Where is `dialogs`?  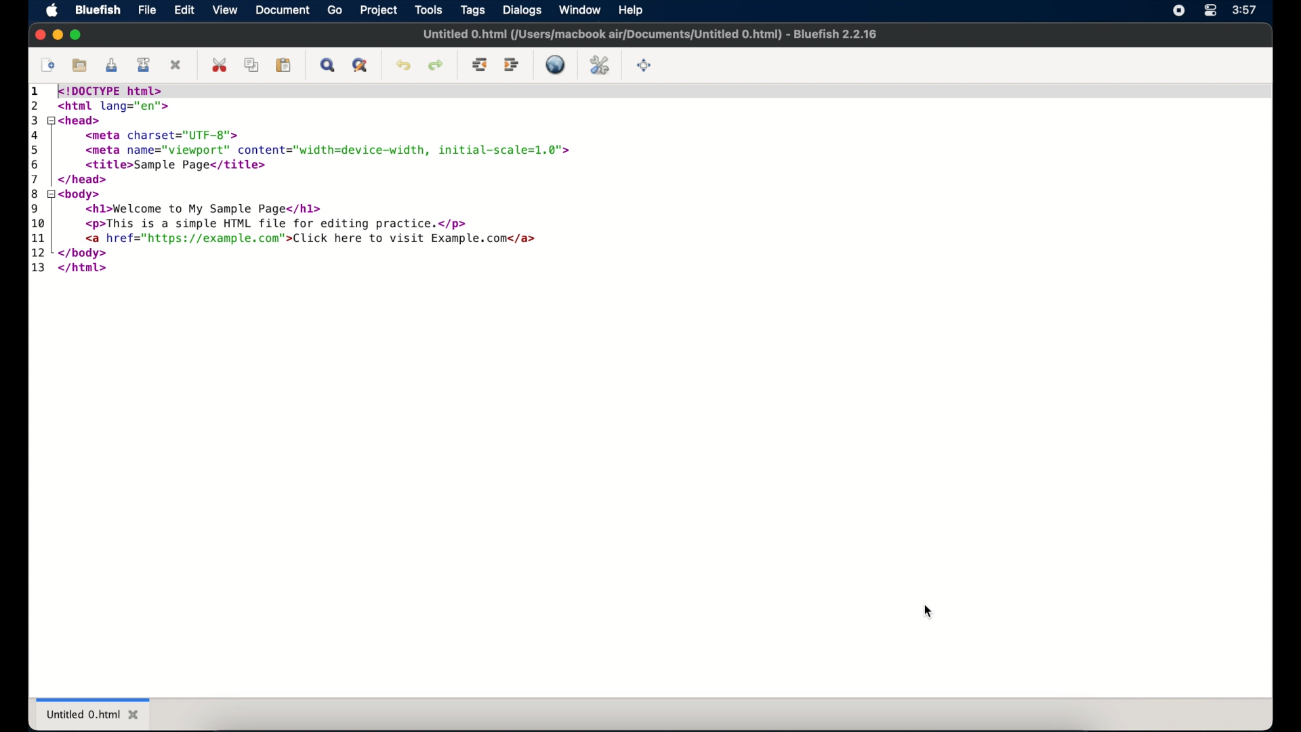
dialogs is located at coordinates (522, 10).